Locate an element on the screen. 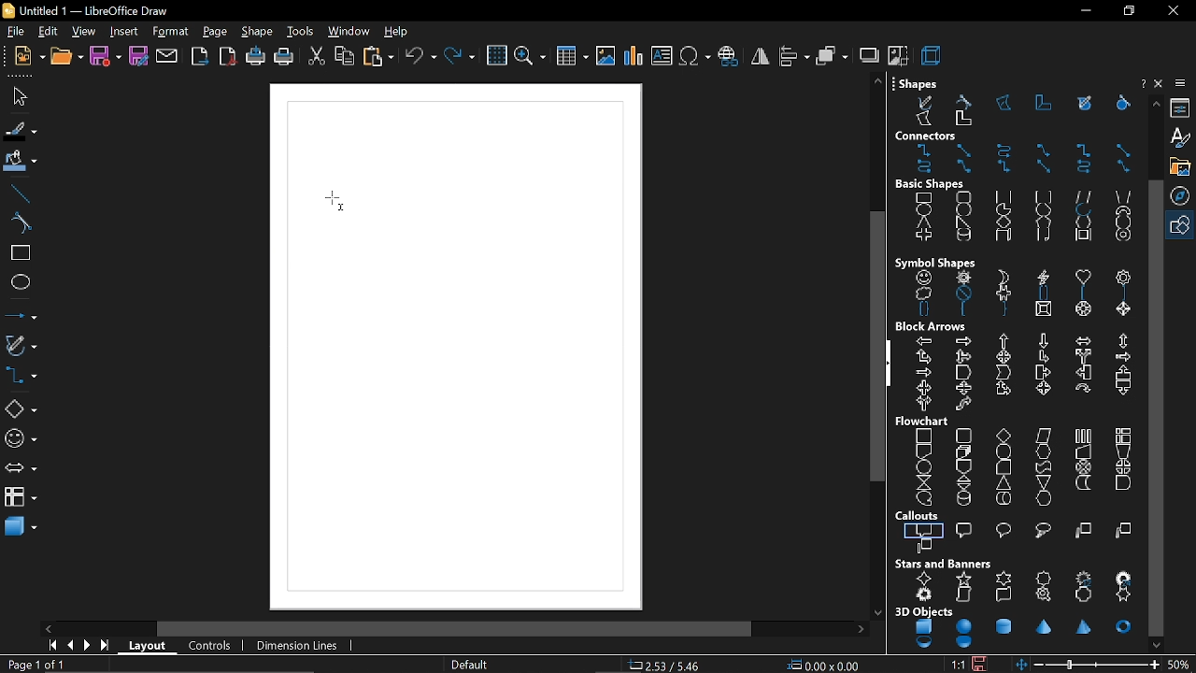  cuboid is located at coordinates (1003, 237).